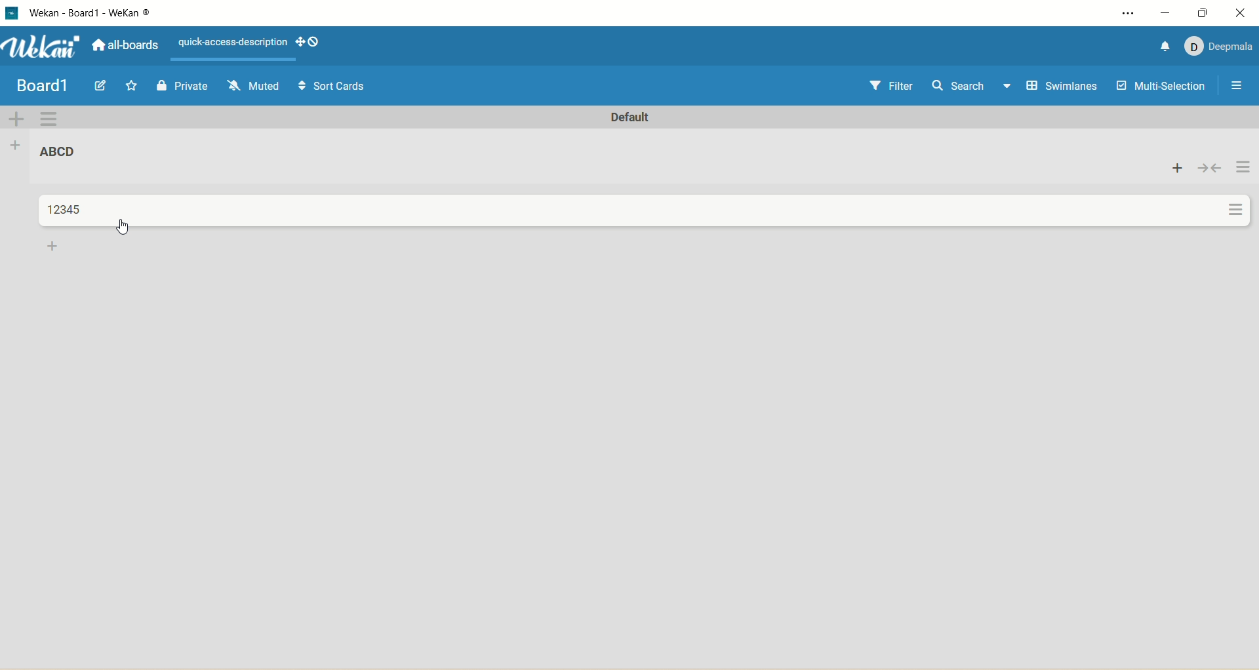 This screenshot has height=670, width=1259. What do you see at coordinates (1064, 87) in the screenshot?
I see `swimlanes` at bounding box center [1064, 87].